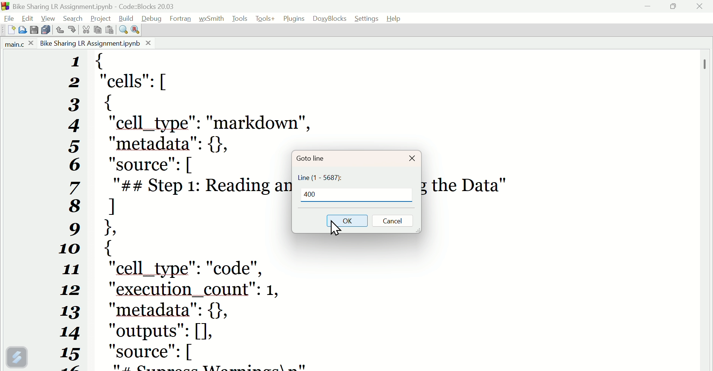 This screenshot has width=713, height=371. I want to click on help, so click(397, 18).